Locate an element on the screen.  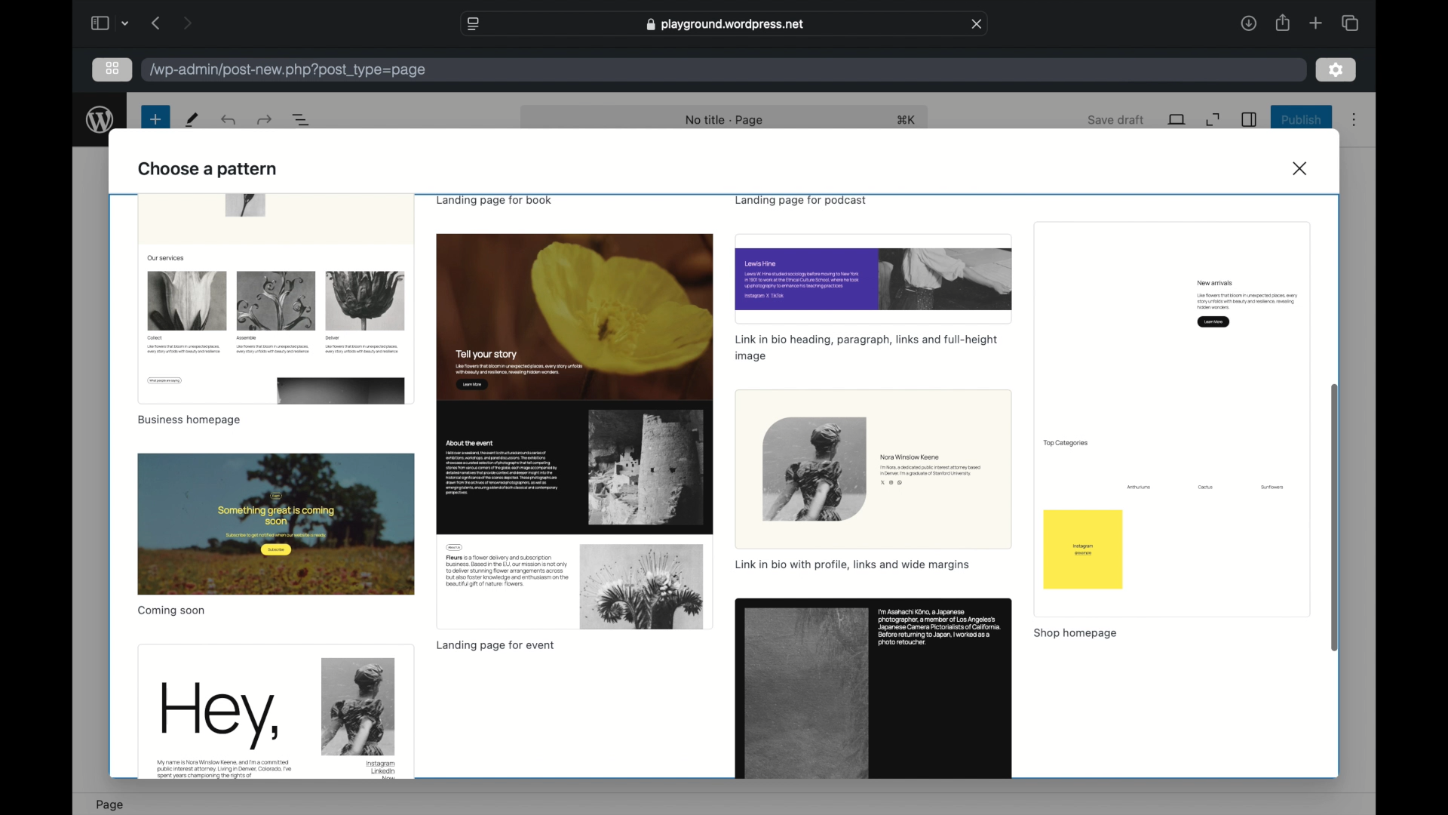
web address is located at coordinates (725, 23).